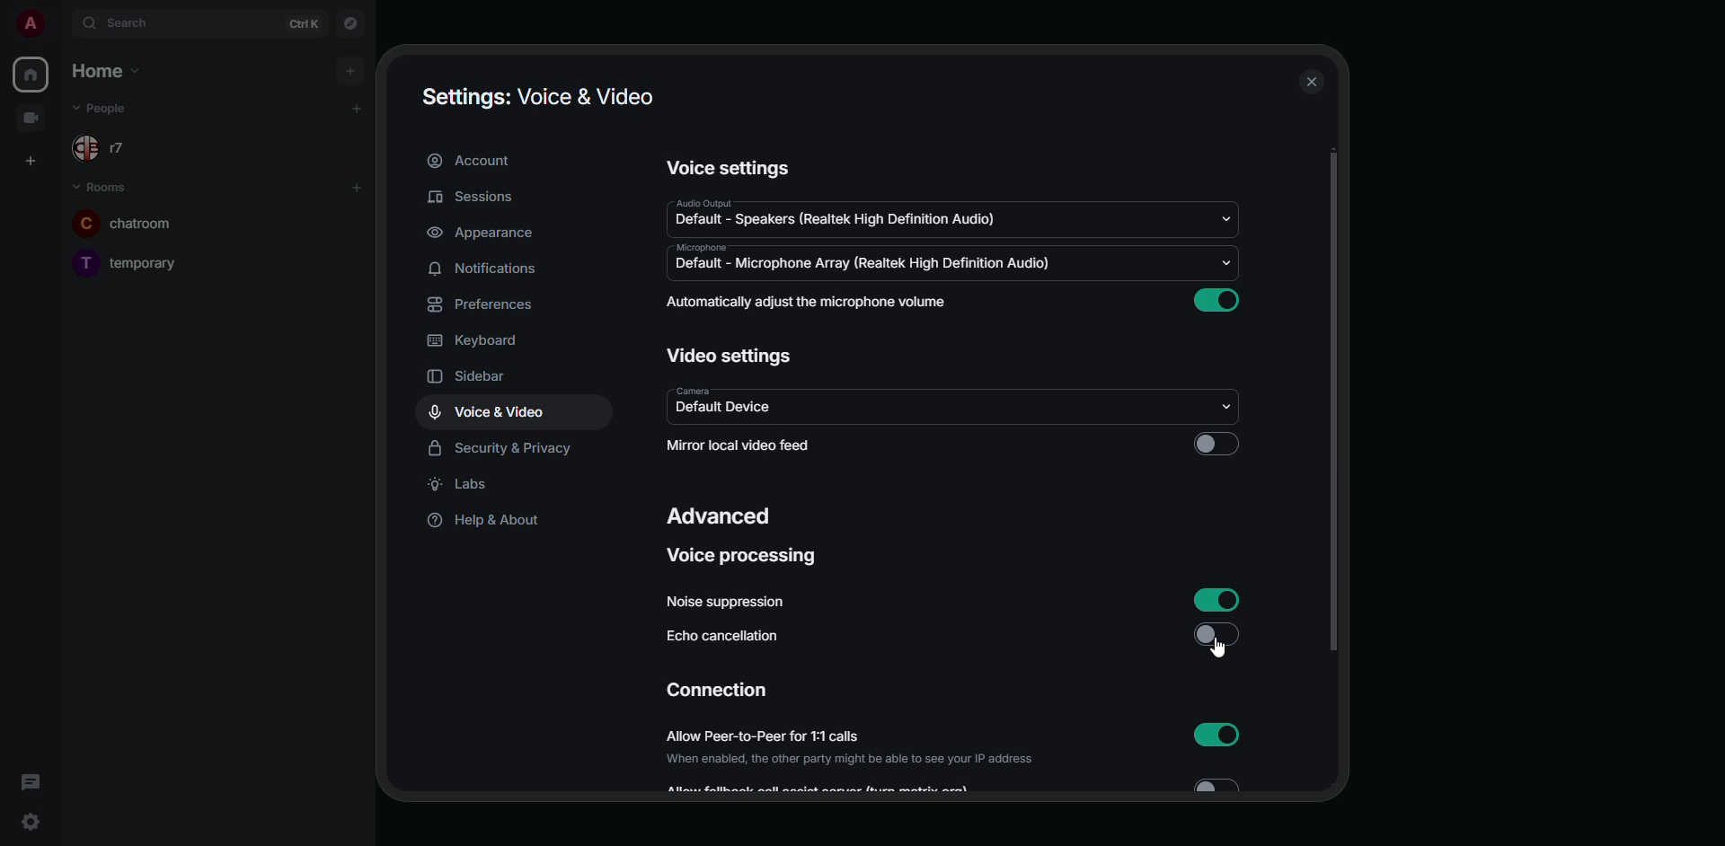 The image size is (1725, 846). What do you see at coordinates (464, 486) in the screenshot?
I see `labs` at bounding box center [464, 486].